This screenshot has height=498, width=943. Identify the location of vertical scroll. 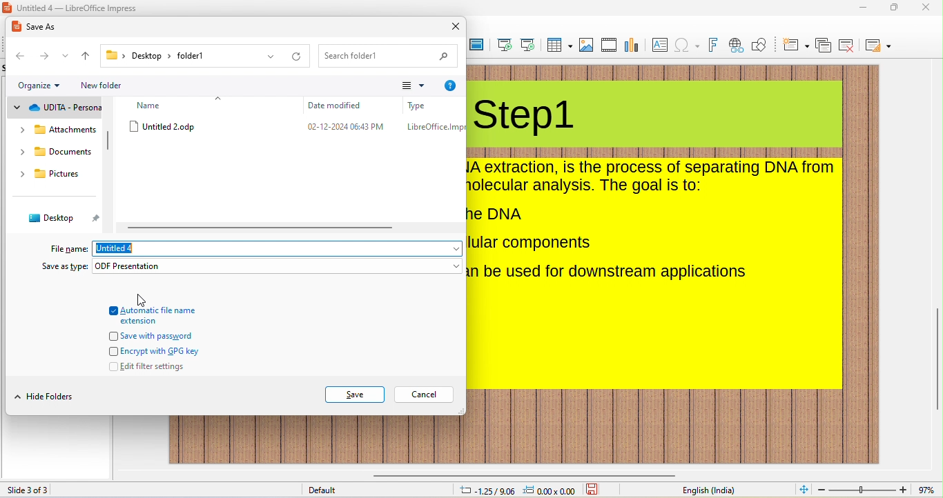
(110, 142).